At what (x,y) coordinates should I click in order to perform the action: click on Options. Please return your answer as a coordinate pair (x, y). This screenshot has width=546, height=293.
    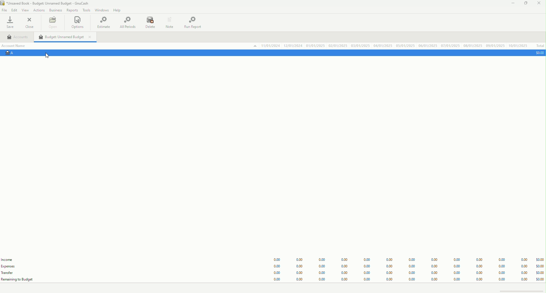
    Looking at the image, I should click on (78, 22).